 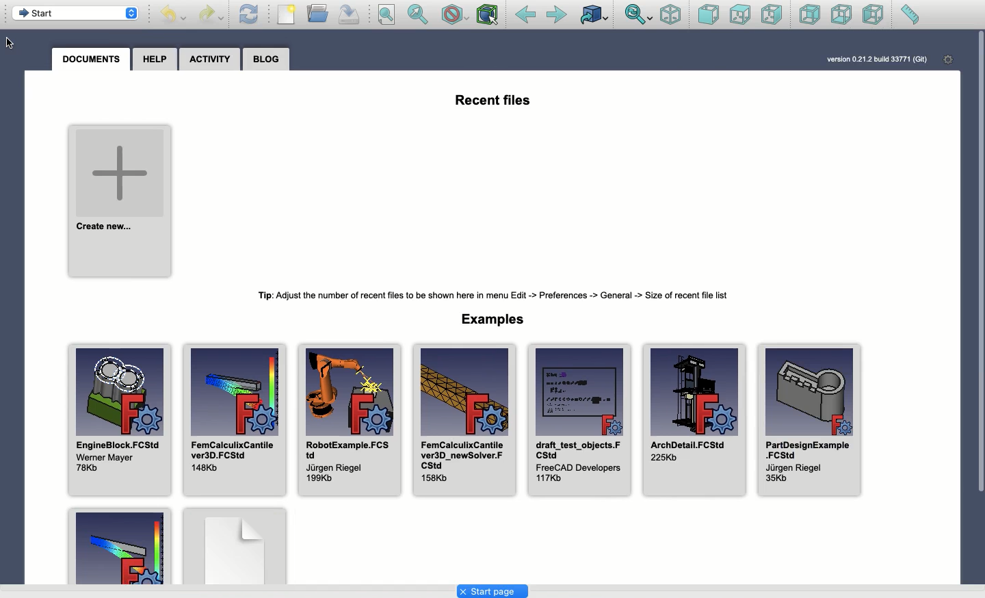 What do you see at coordinates (265, 60) in the screenshot?
I see `Blog` at bounding box center [265, 60].